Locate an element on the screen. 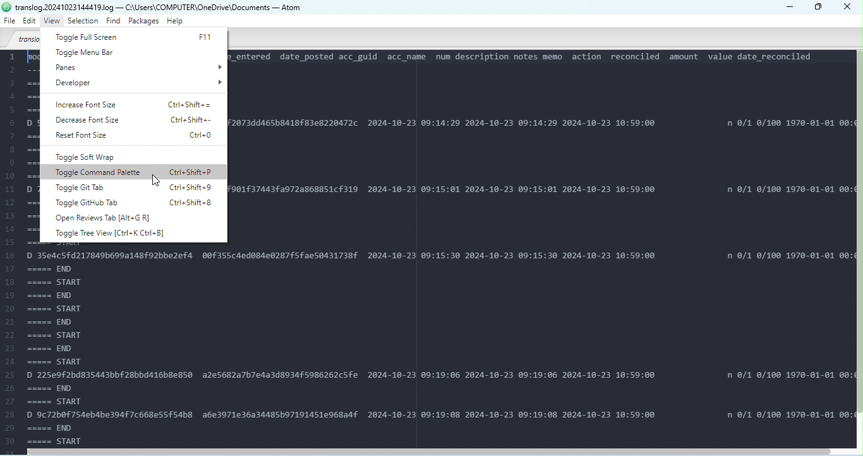  File is located at coordinates (9, 21).